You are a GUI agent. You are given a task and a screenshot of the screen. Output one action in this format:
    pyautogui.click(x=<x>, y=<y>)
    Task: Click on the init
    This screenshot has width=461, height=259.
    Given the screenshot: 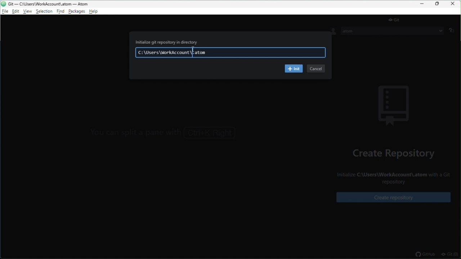 What is the action you would take?
    pyautogui.click(x=294, y=69)
    